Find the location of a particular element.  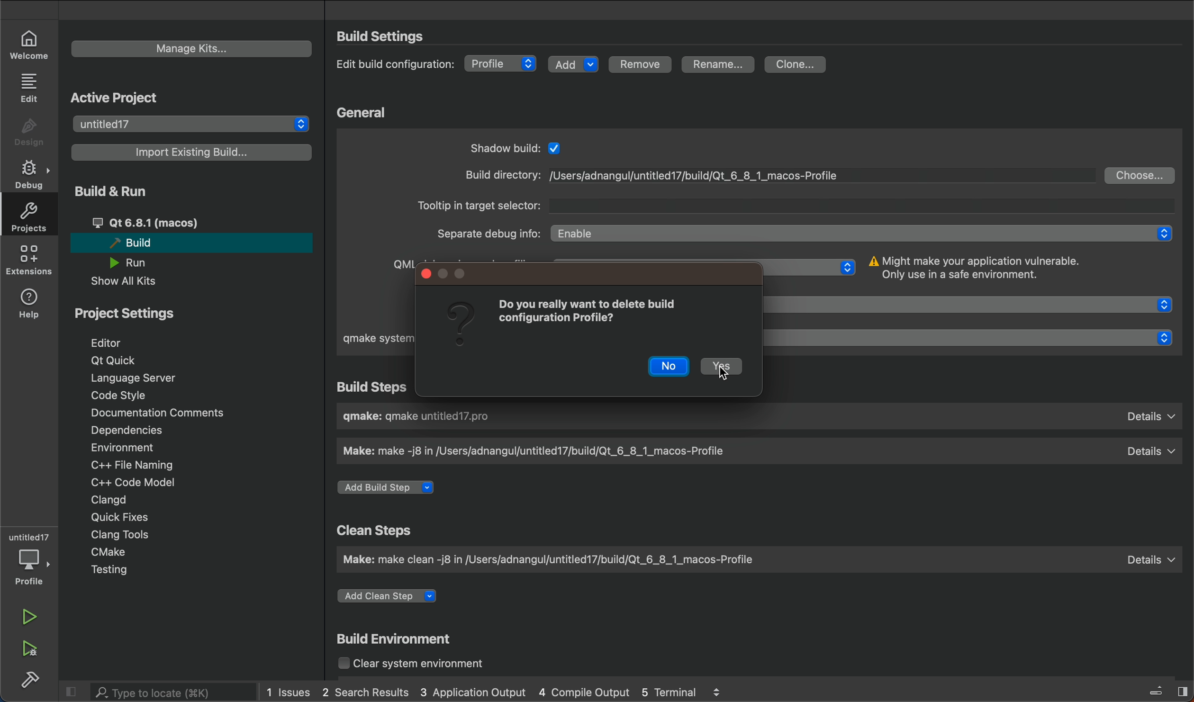

build is located at coordinates (148, 243).